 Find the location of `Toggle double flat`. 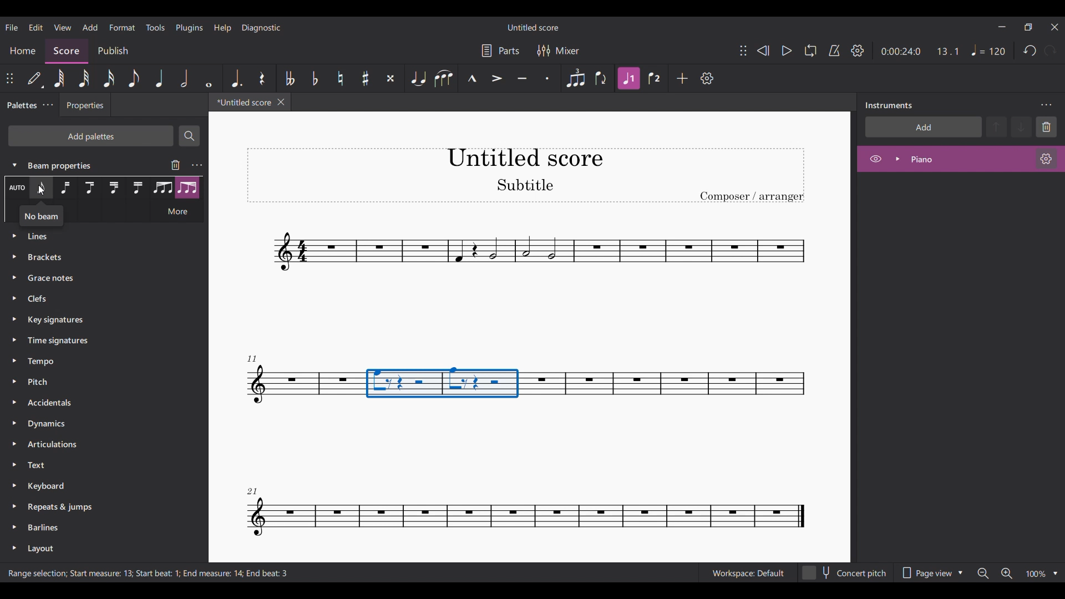

Toggle double flat is located at coordinates (290, 78).